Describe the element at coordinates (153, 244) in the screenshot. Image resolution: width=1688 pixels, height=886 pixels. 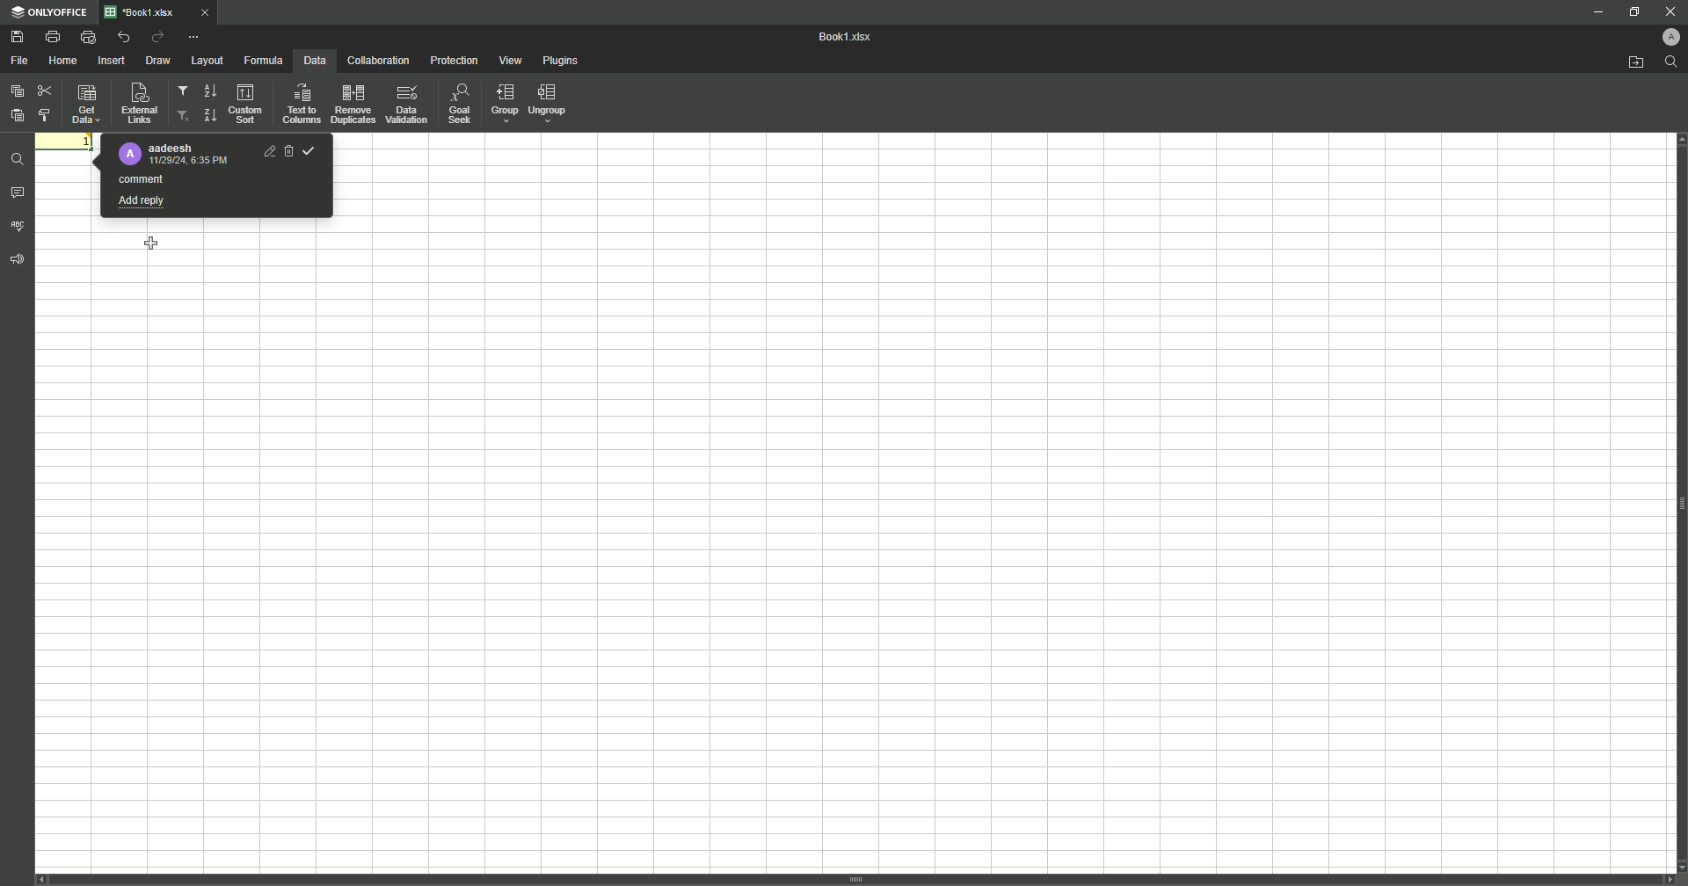
I see `Cursor` at that location.